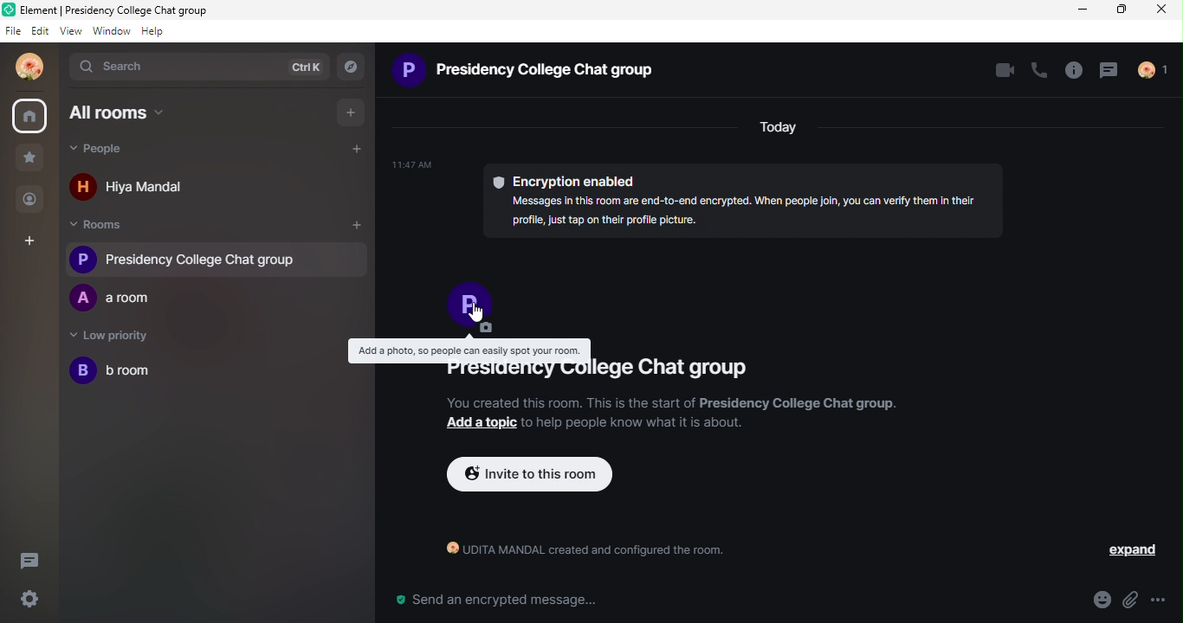 Image resolution: width=1183 pixels, height=623 pixels. I want to click on people, so click(31, 202).